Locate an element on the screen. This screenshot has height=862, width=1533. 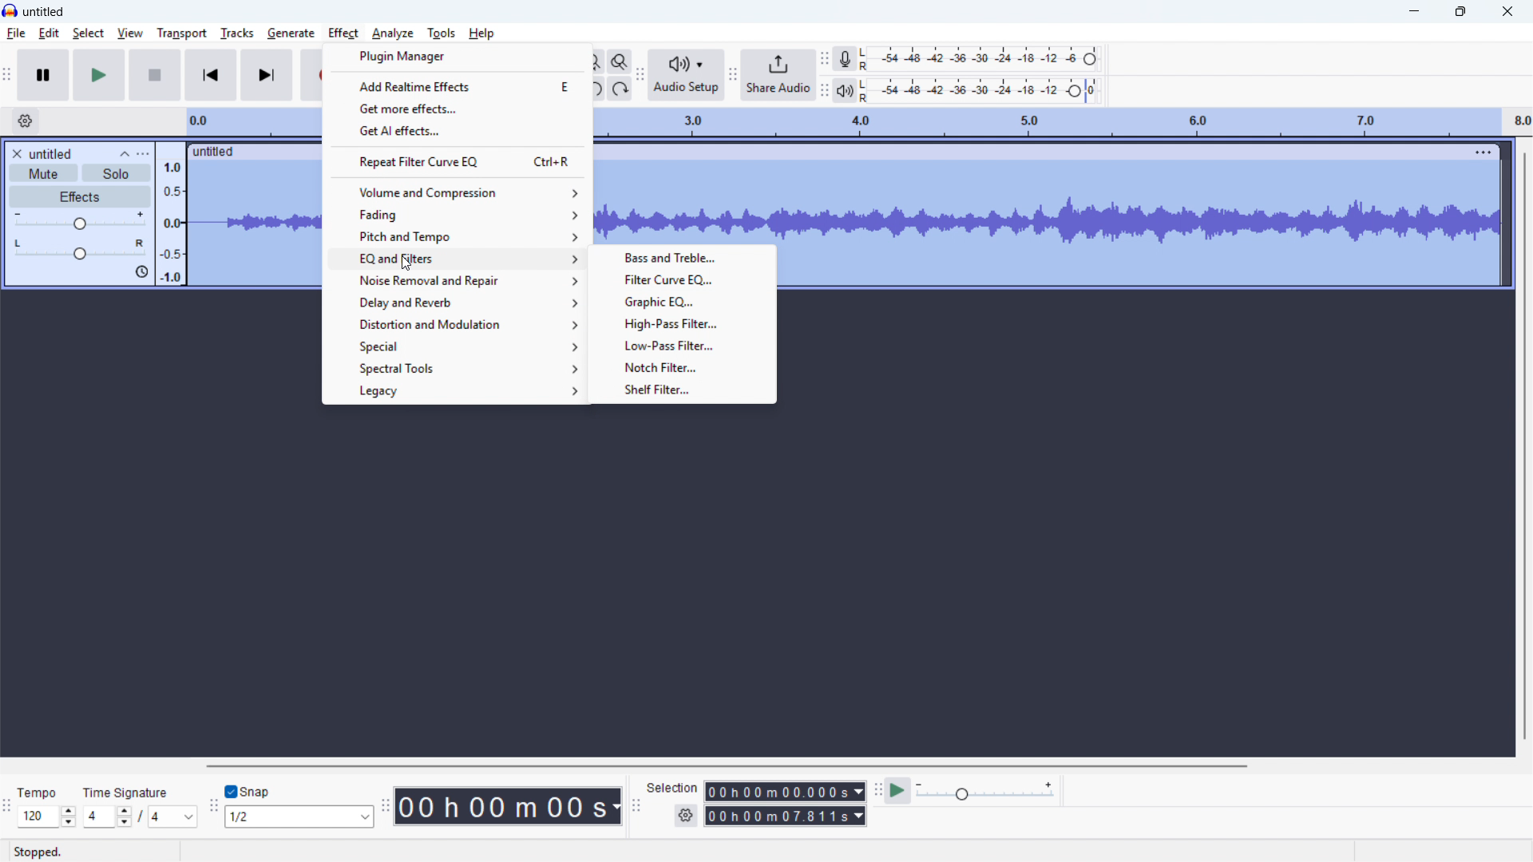
Get AI effects  is located at coordinates (458, 129).